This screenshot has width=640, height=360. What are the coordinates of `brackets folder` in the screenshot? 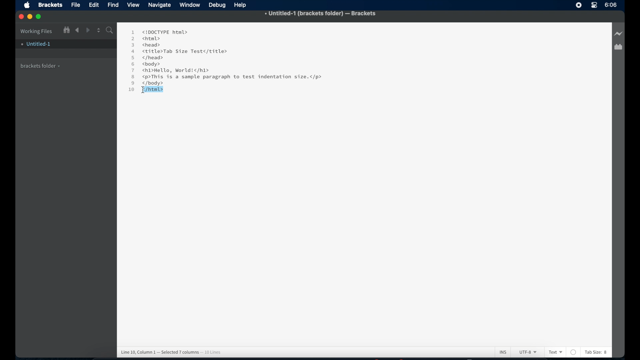 It's located at (41, 65).